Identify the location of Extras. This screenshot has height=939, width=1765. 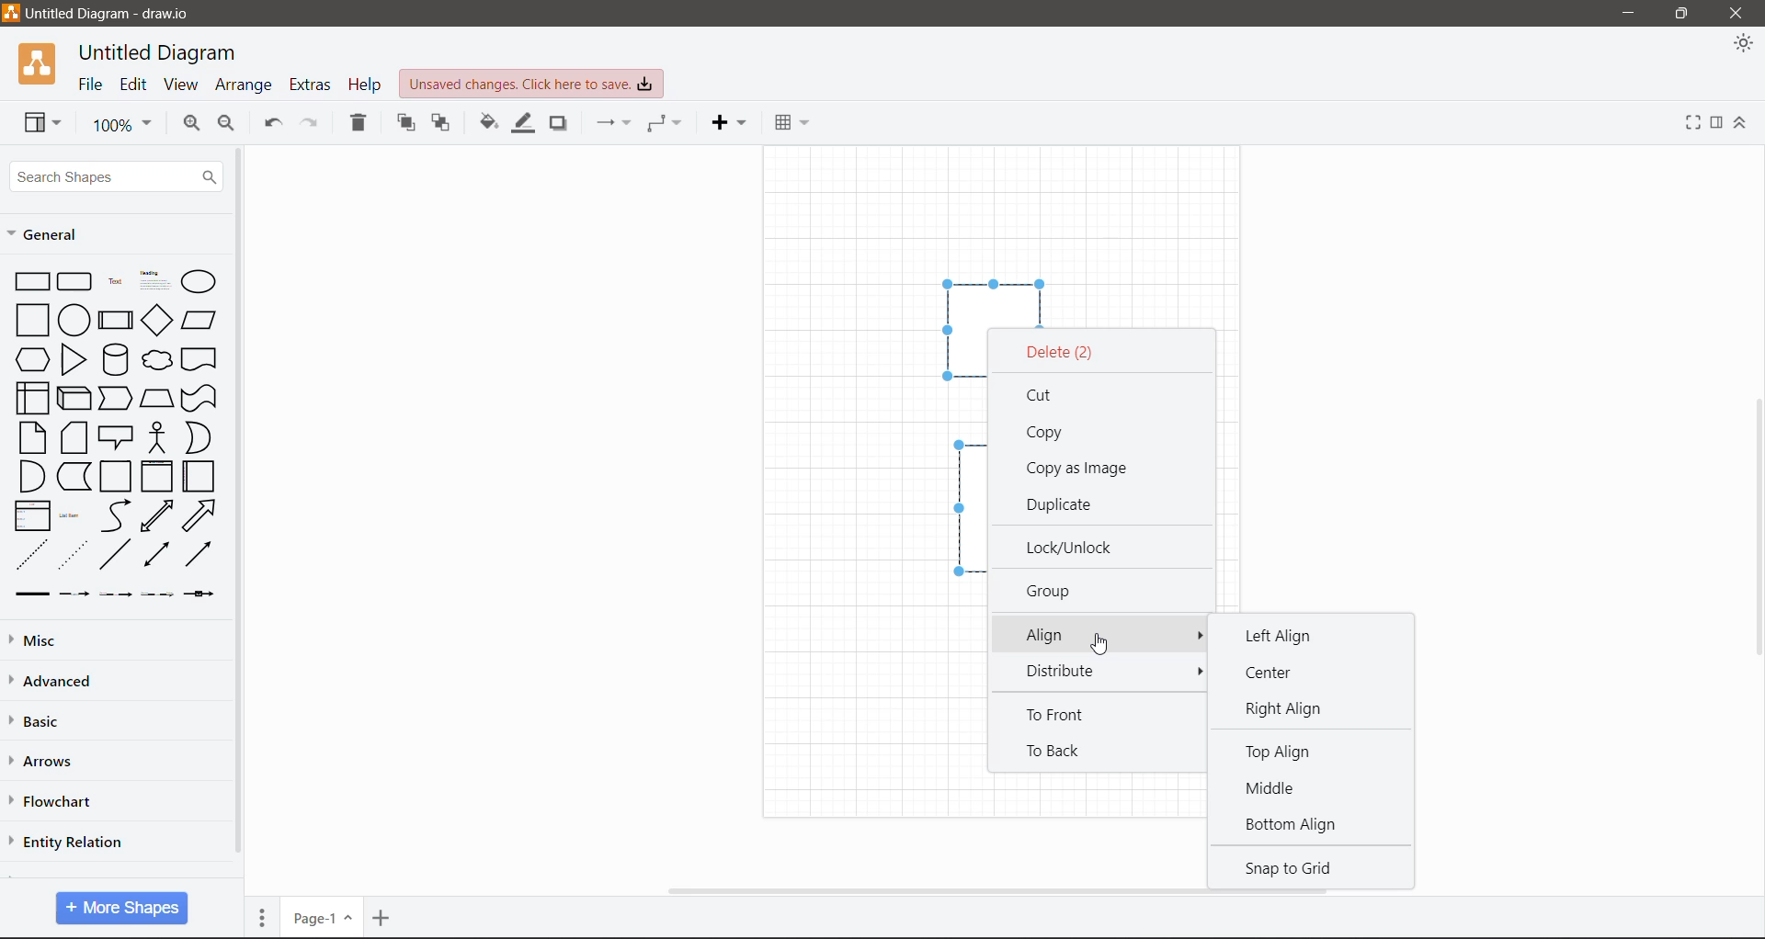
(310, 85).